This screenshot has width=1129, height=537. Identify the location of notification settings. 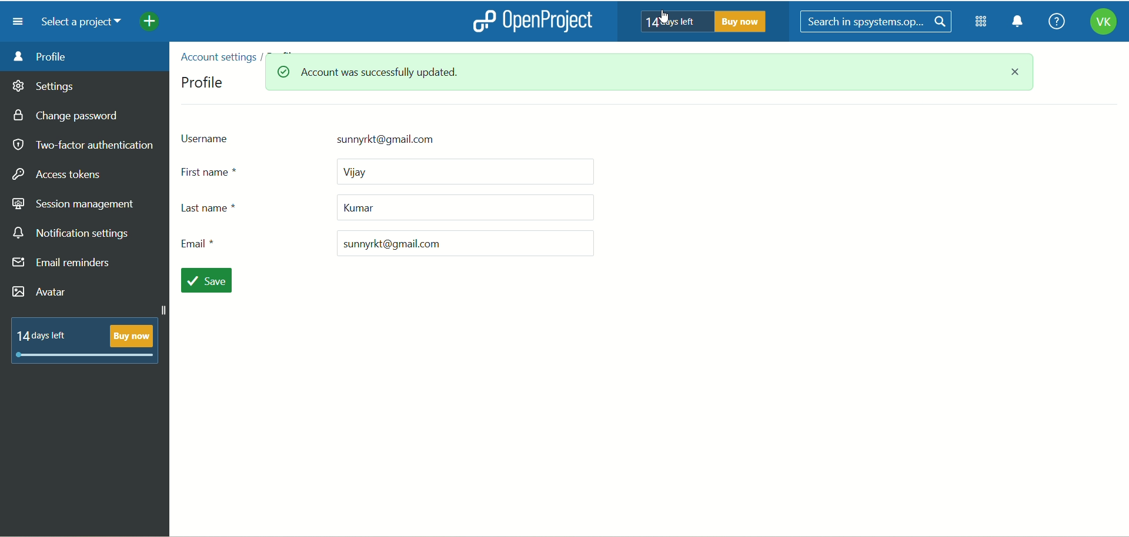
(72, 234).